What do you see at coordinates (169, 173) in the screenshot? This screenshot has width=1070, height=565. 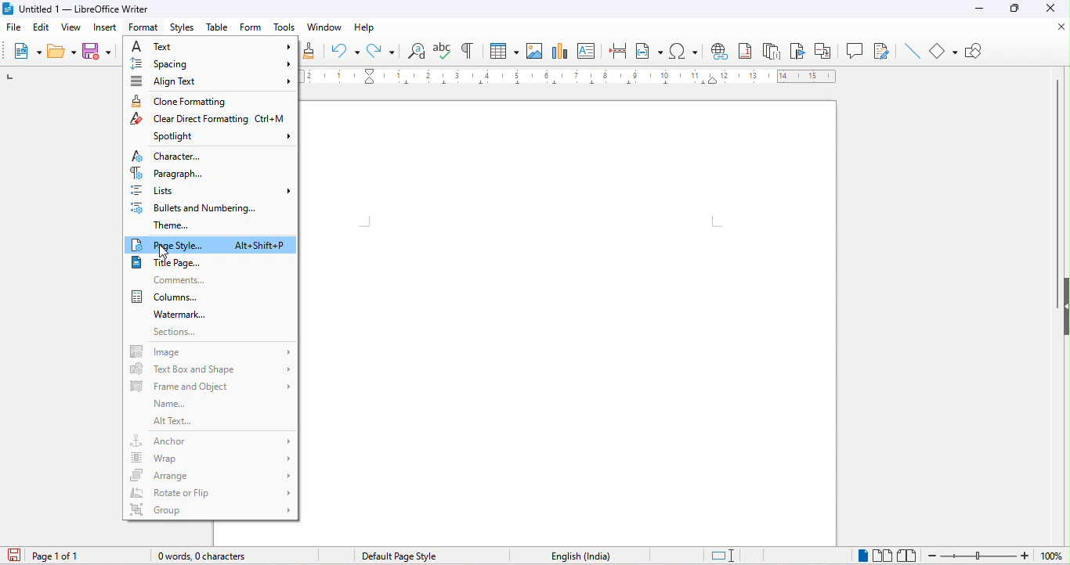 I see `paragraph` at bounding box center [169, 173].